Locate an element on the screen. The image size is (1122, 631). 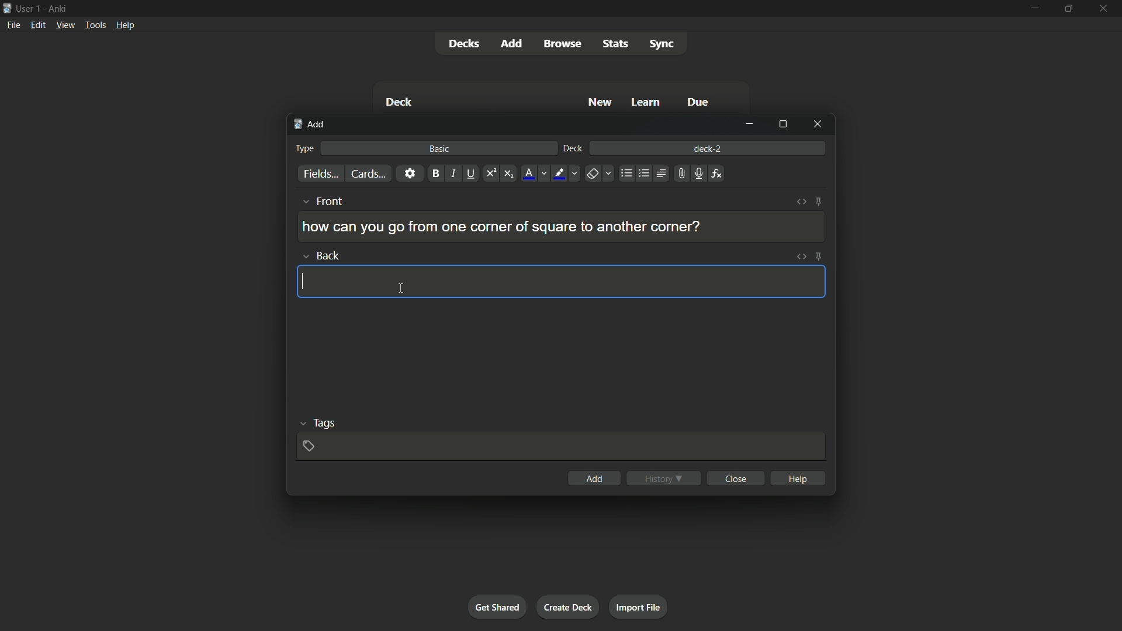
front is located at coordinates (321, 201).